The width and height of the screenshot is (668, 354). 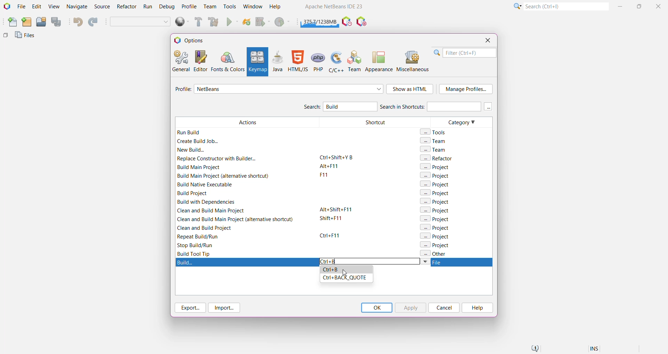 What do you see at coordinates (347, 270) in the screenshot?
I see `Ctrl+B` at bounding box center [347, 270].